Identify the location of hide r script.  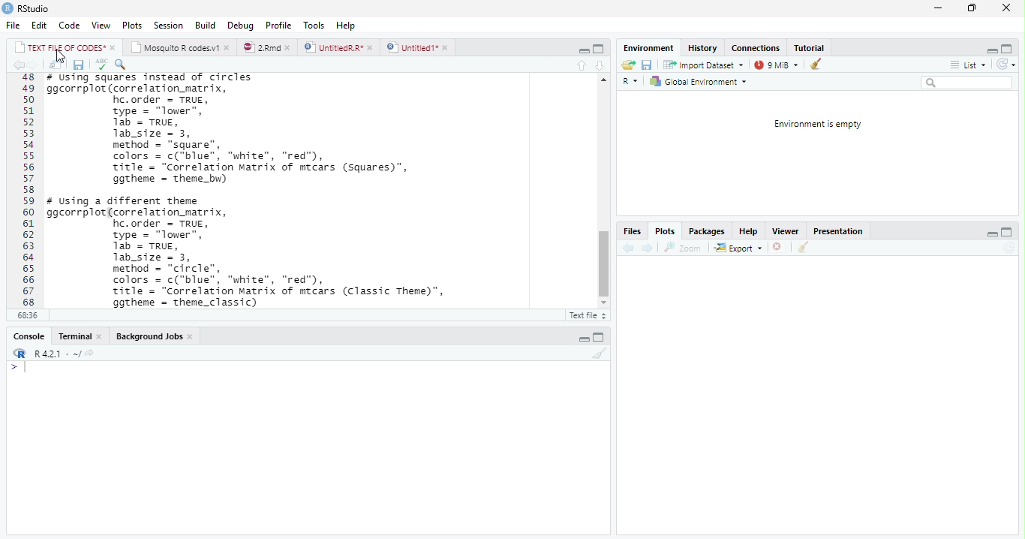
(992, 233).